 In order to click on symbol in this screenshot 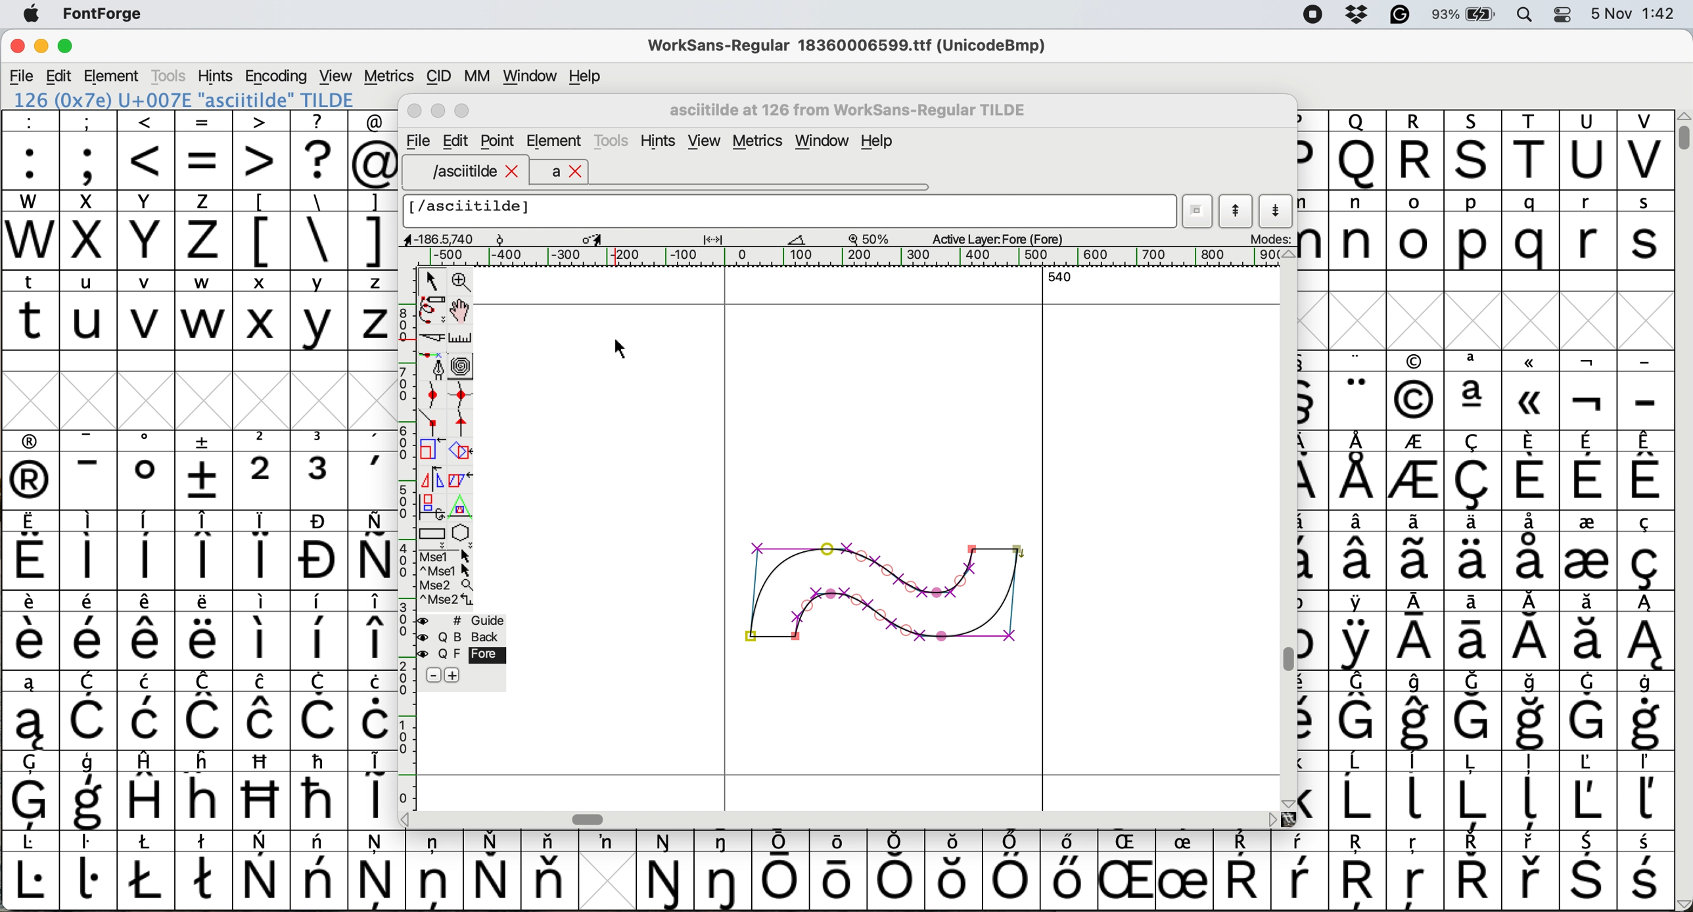, I will do `click(204, 631)`.